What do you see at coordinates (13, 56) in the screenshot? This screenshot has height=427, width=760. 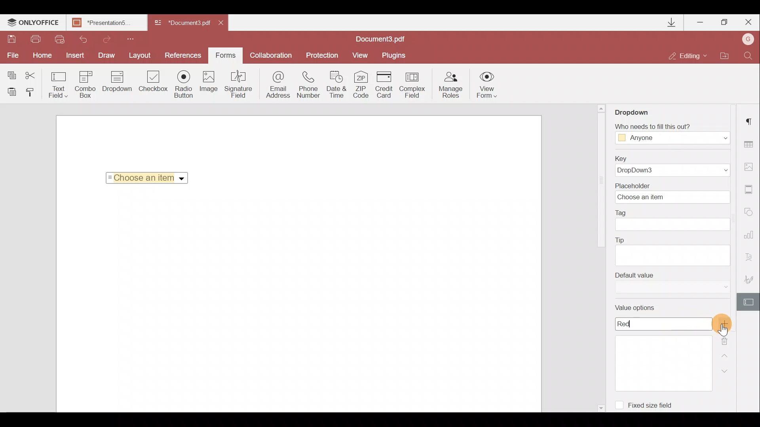 I see `File` at bounding box center [13, 56].